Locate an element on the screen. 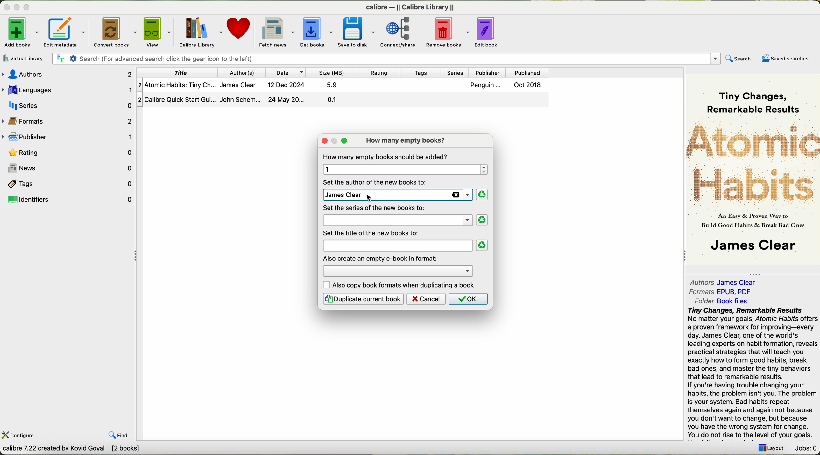  connect/share is located at coordinates (400, 32).